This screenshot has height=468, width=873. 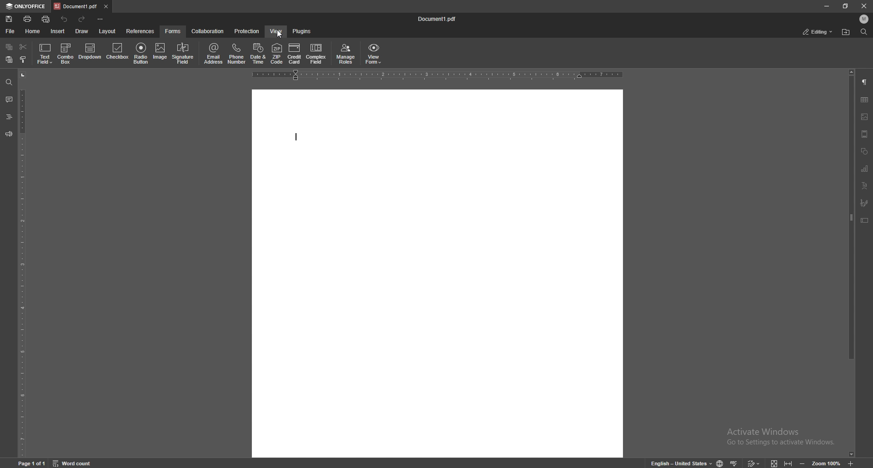 What do you see at coordinates (436, 76) in the screenshot?
I see `horizontal scale` at bounding box center [436, 76].